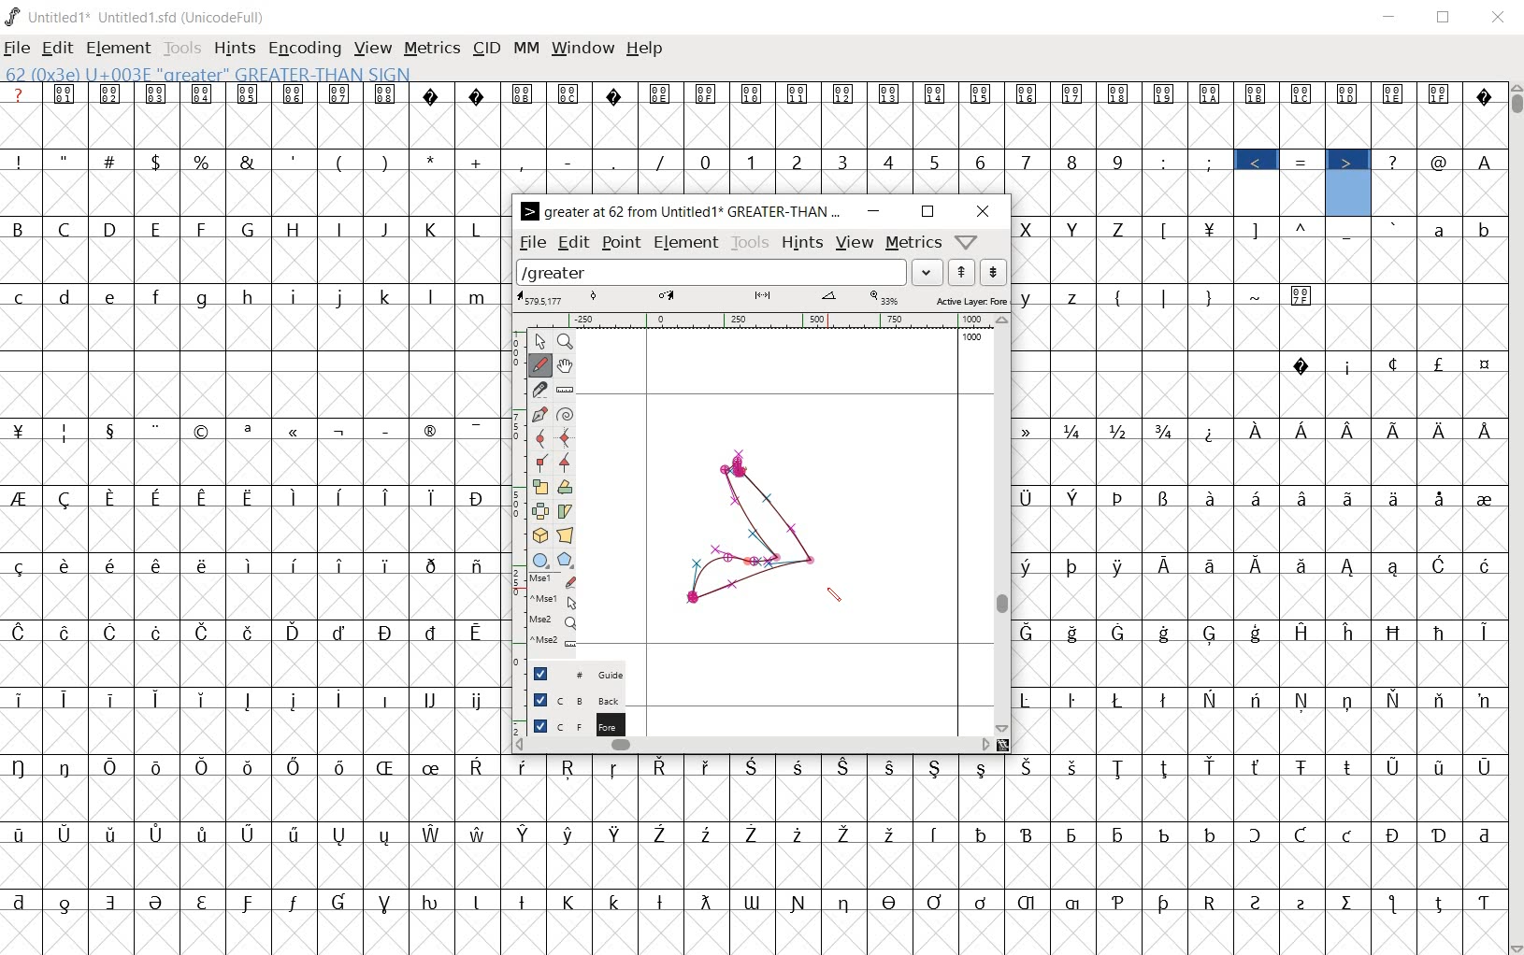 This screenshot has height=955, width=1524. Describe the element at coordinates (539, 412) in the screenshot. I see `add a point, then drag out its control points` at that location.